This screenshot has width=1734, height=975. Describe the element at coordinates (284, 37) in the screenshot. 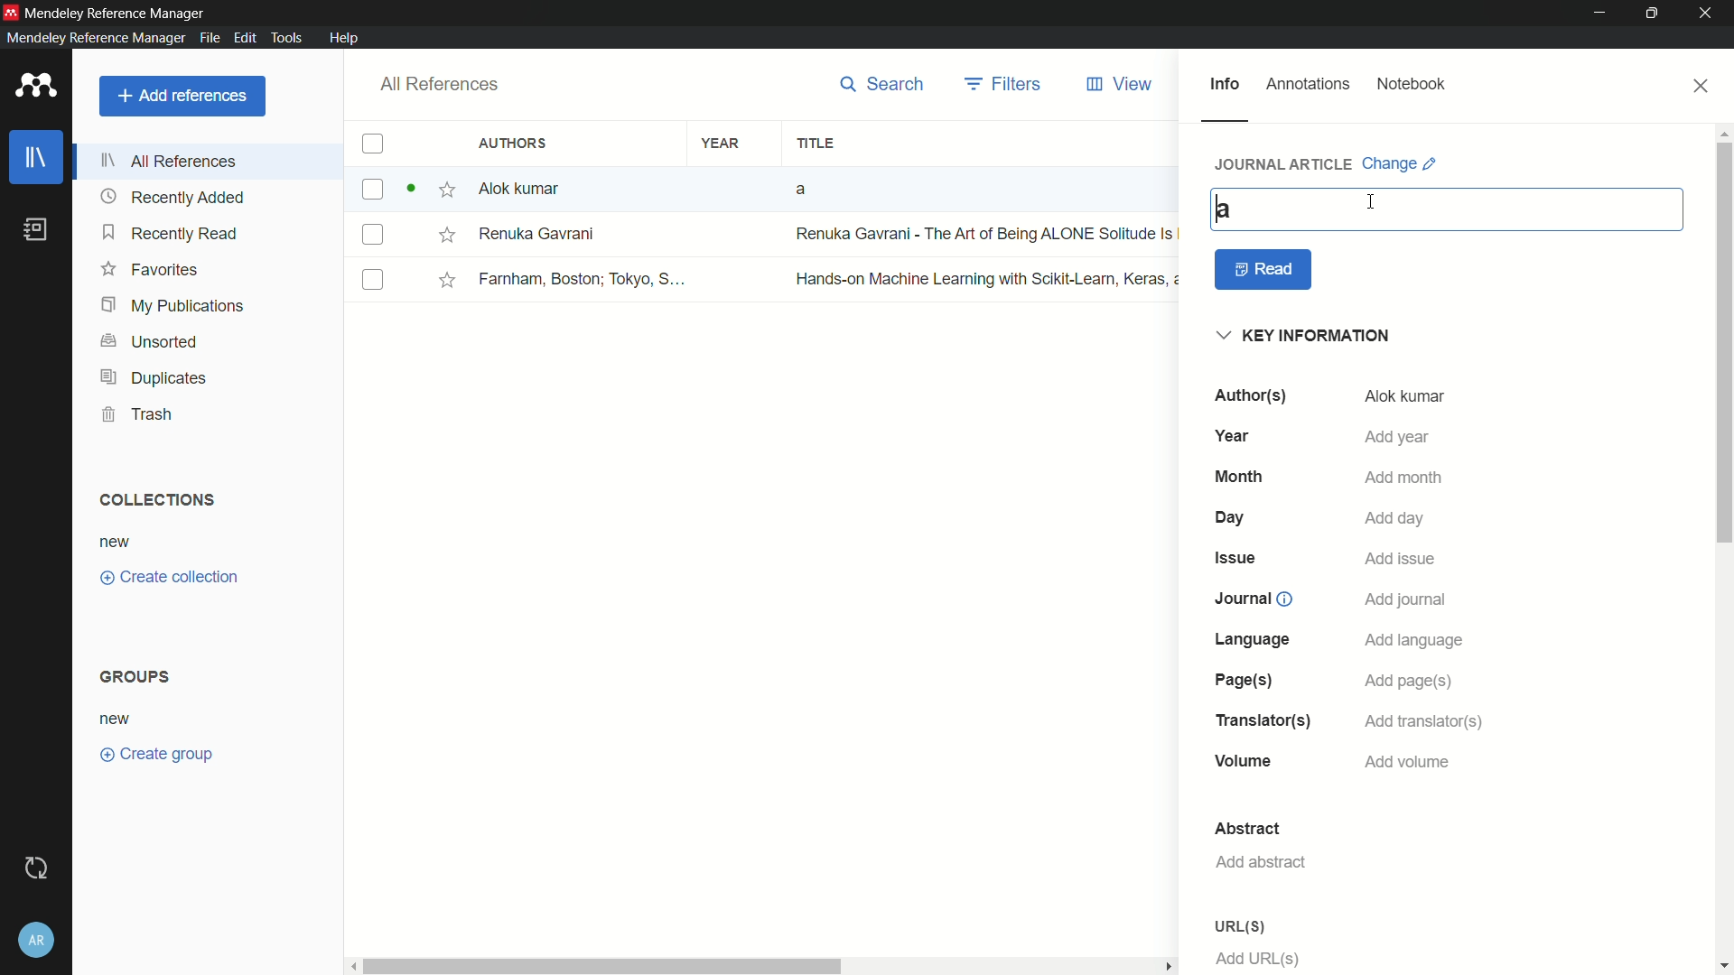

I see `tools menu` at that location.